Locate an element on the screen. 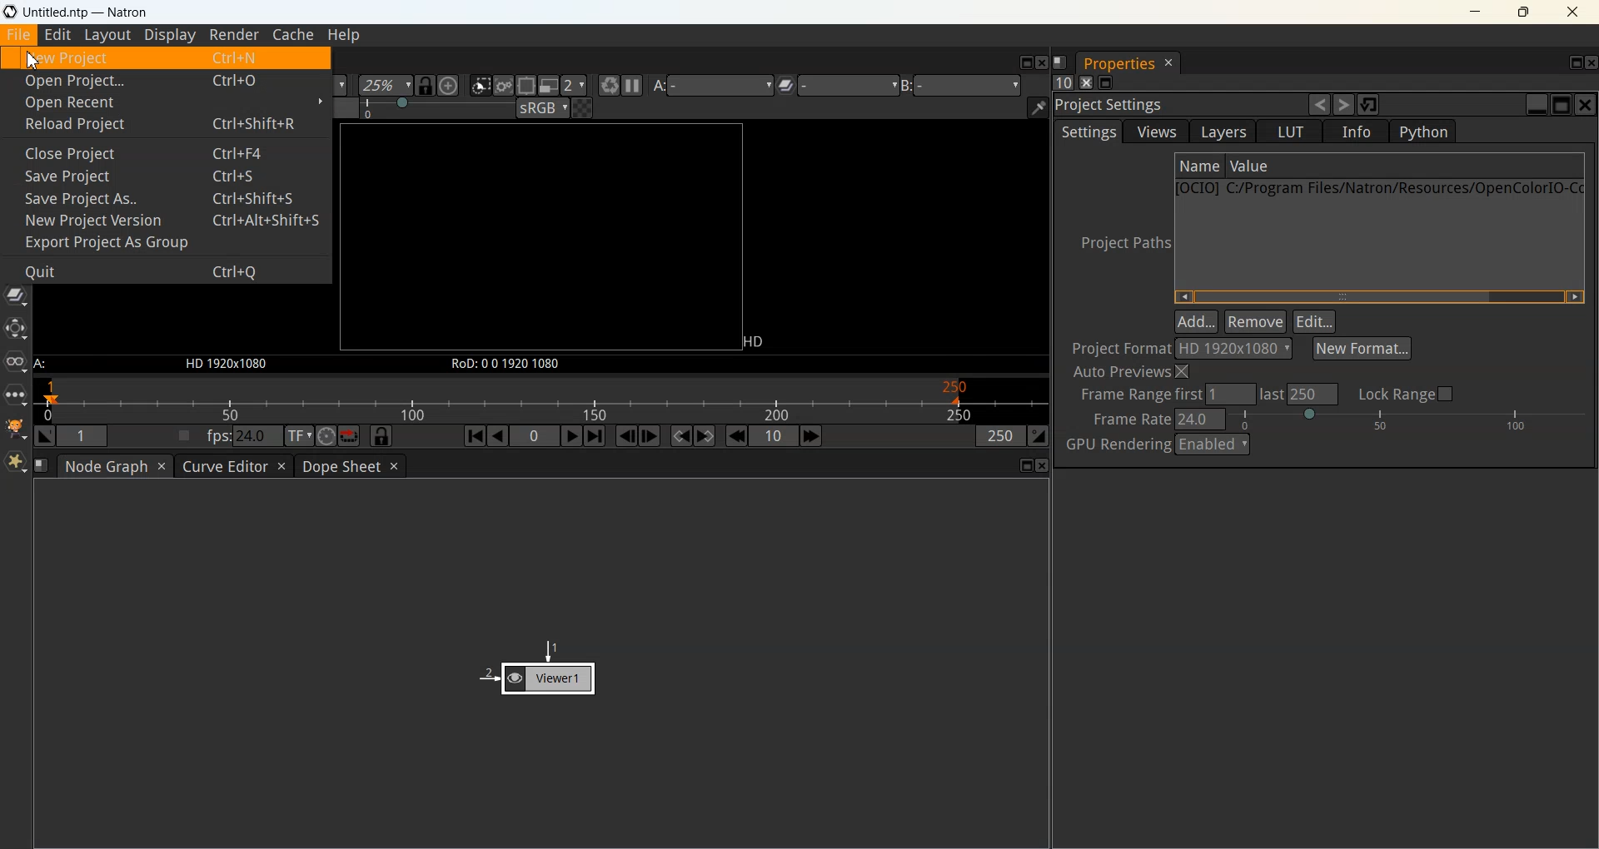  Layers is located at coordinates (1221, 132).